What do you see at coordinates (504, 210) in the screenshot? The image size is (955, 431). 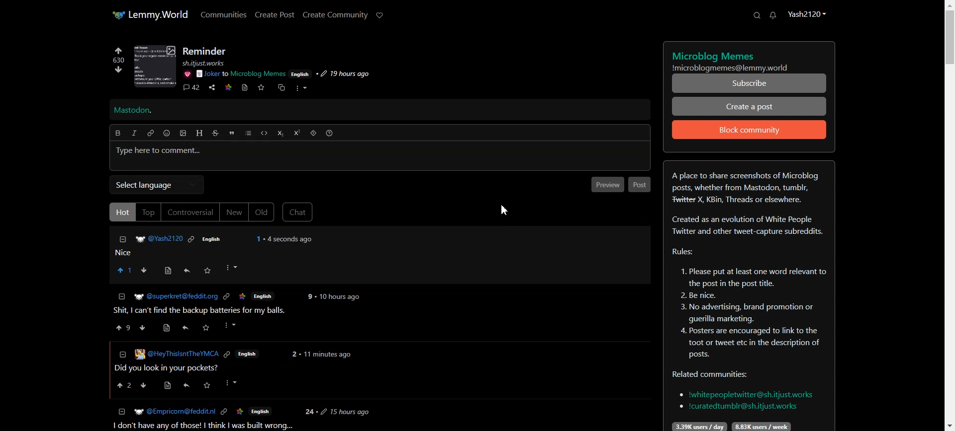 I see `Cursor` at bounding box center [504, 210].